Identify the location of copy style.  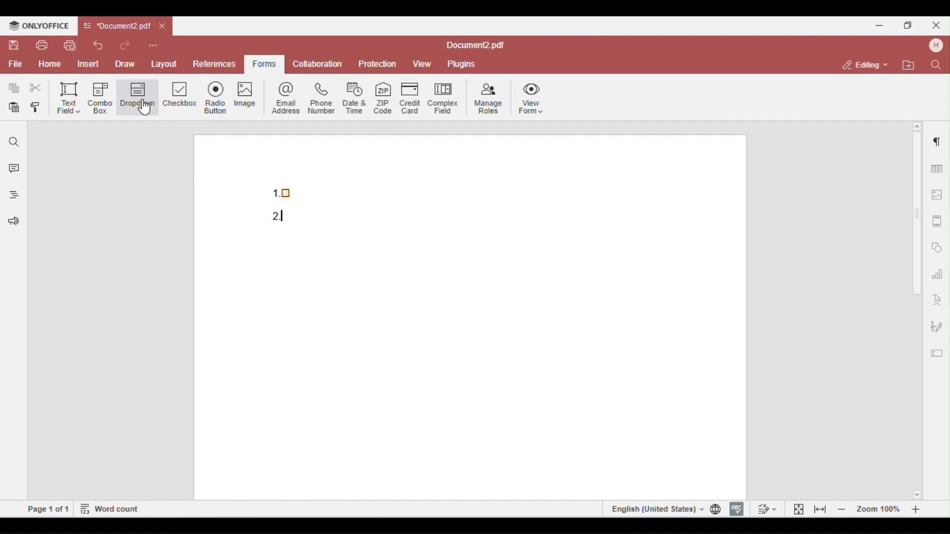
(38, 108).